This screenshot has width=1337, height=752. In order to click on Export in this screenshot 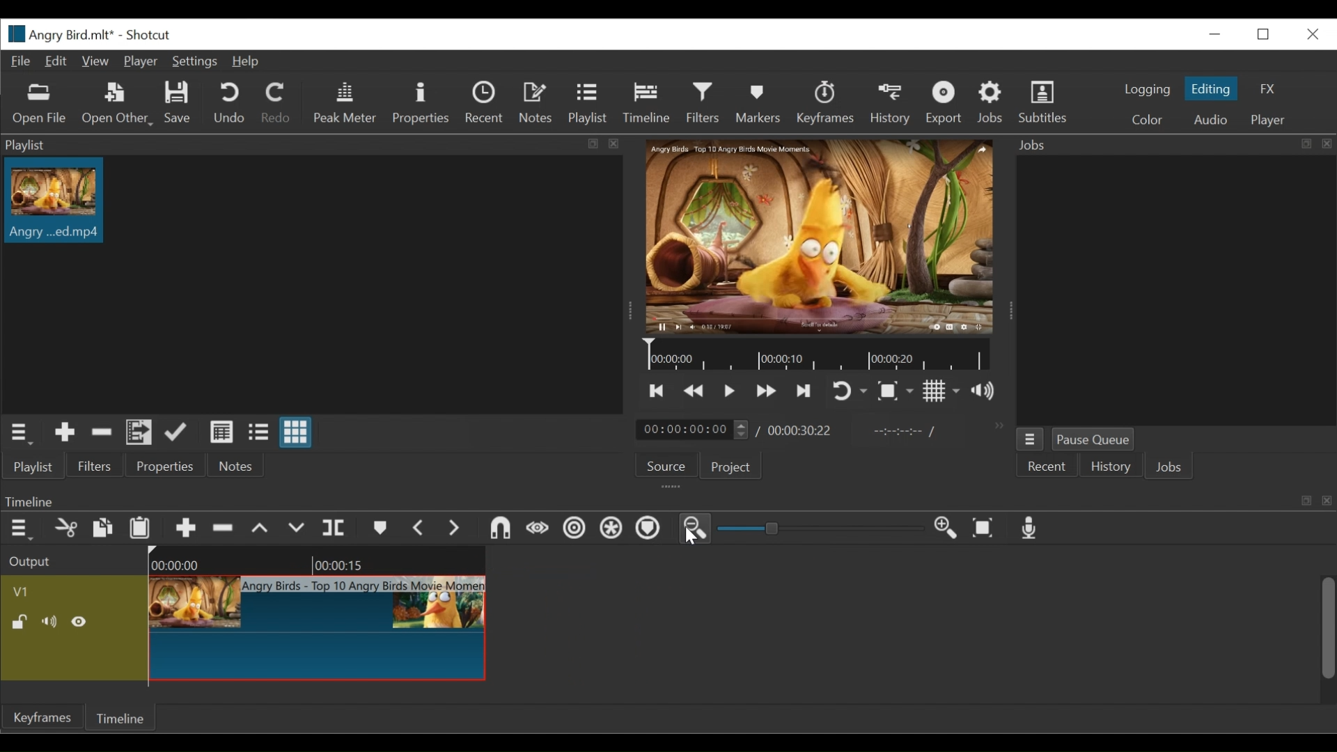, I will do `click(944, 102)`.